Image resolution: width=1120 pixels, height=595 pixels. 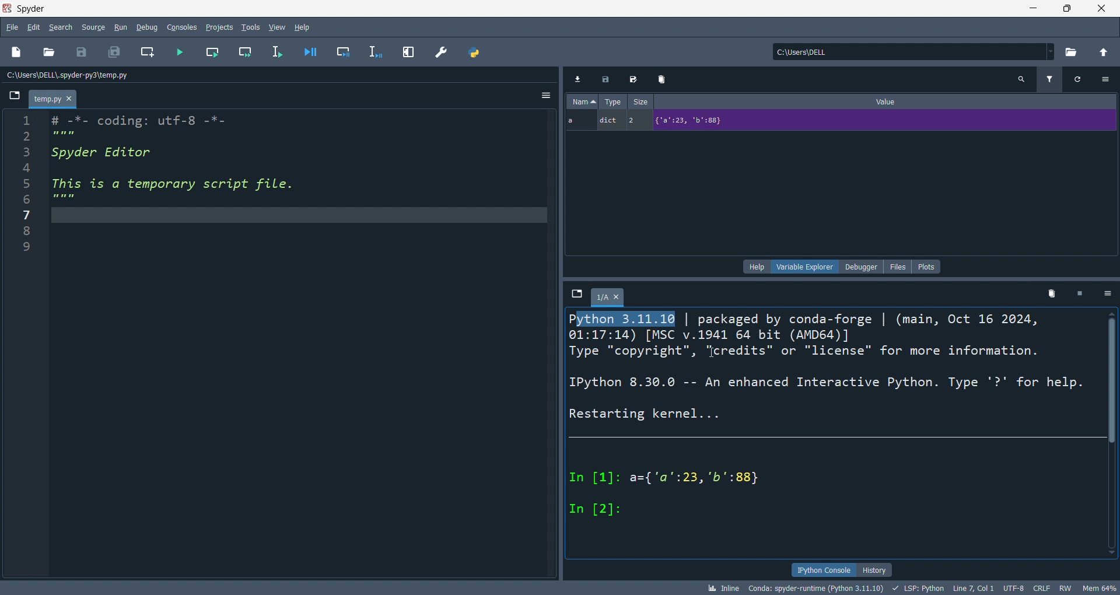 I want to click on scroll bar, so click(x=1113, y=437).